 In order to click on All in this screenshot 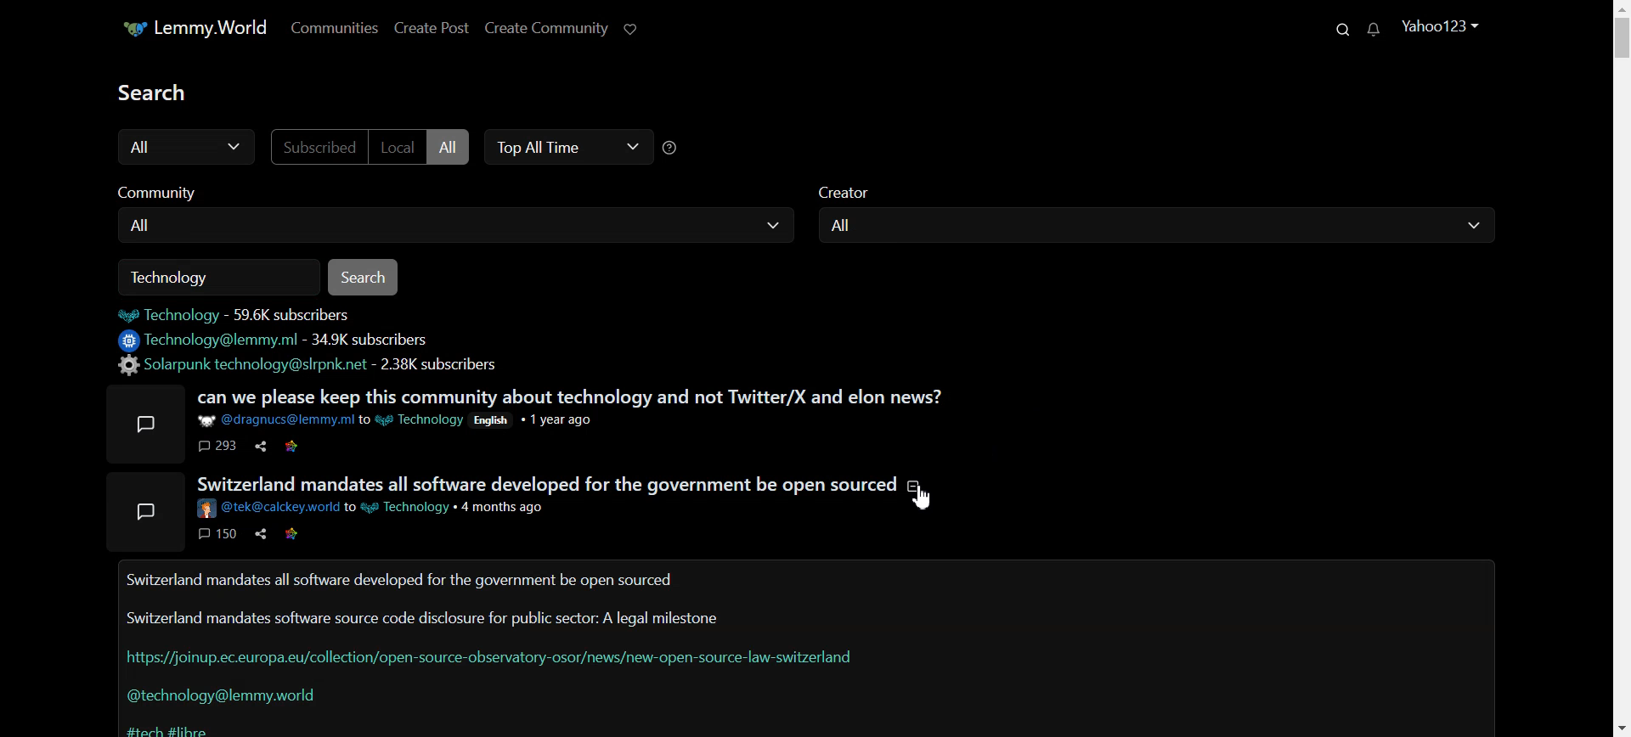, I will do `click(1158, 227)`.